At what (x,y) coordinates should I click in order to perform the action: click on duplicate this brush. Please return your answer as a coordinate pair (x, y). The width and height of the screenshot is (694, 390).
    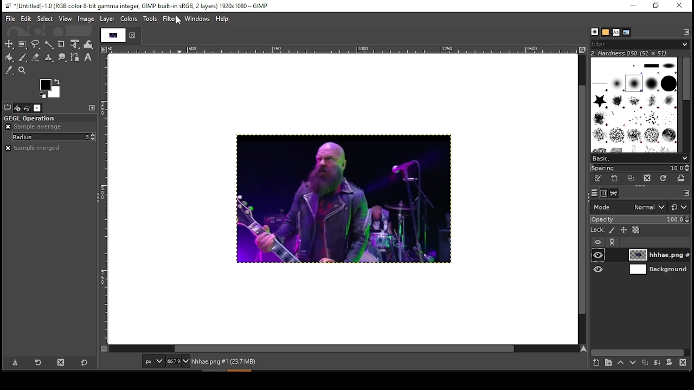
    Looking at the image, I should click on (632, 179).